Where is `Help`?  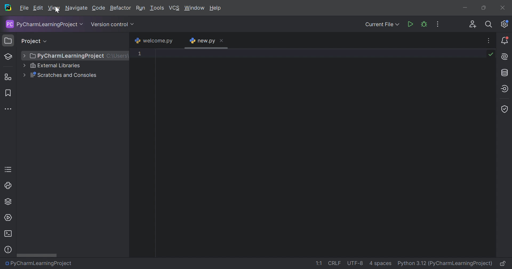 Help is located at coordinates (8, 250).